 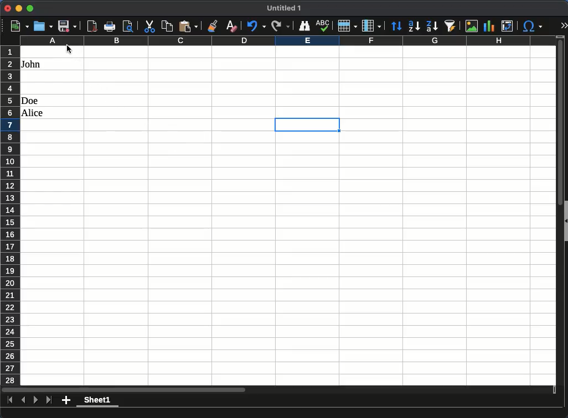 I want to click on ascending, so click(x=414, y=27).